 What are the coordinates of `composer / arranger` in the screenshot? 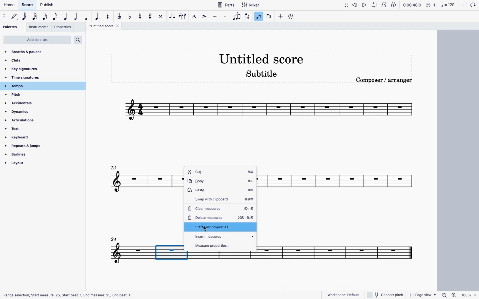 It's located at (386, 81).